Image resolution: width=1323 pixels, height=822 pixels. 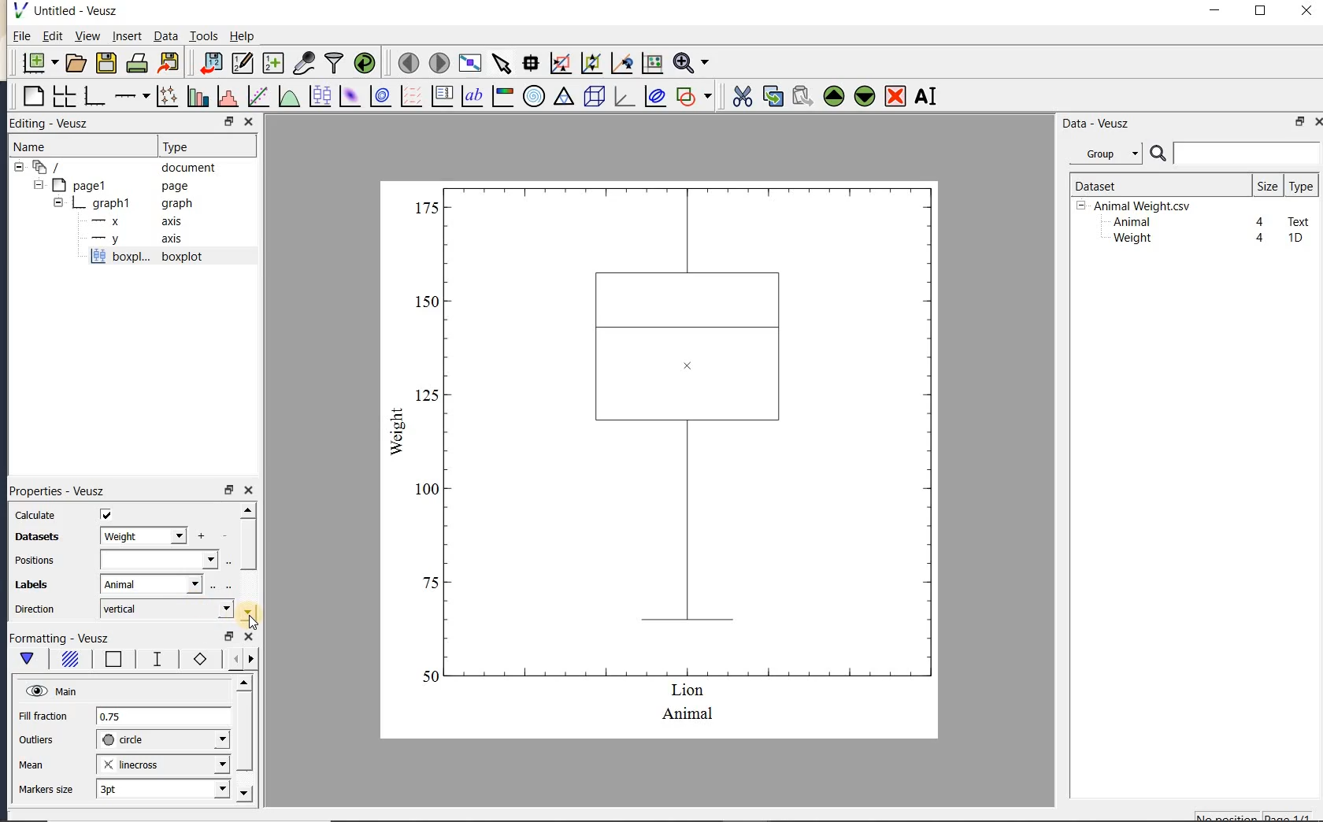 What do you see at coordinates (33, 538) in the screenshot?
I see `datasets` at bounding box center [33, 538].